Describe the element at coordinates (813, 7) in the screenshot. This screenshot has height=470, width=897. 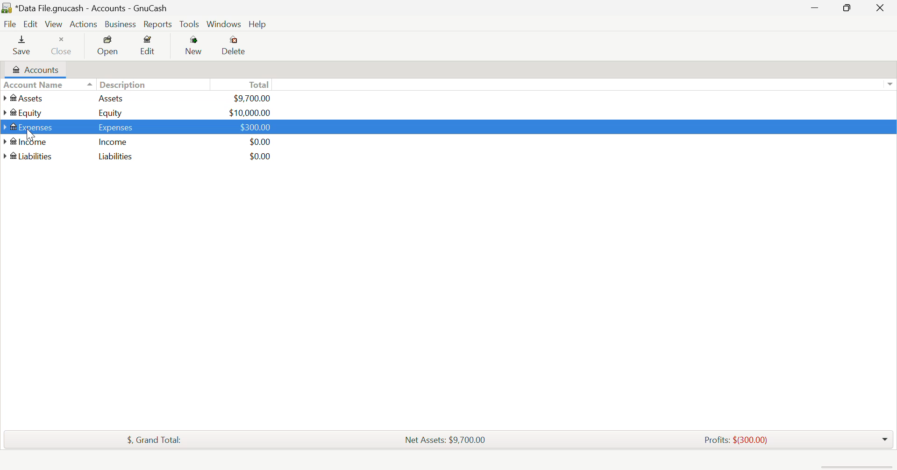
I see `Restore Down` at that location.